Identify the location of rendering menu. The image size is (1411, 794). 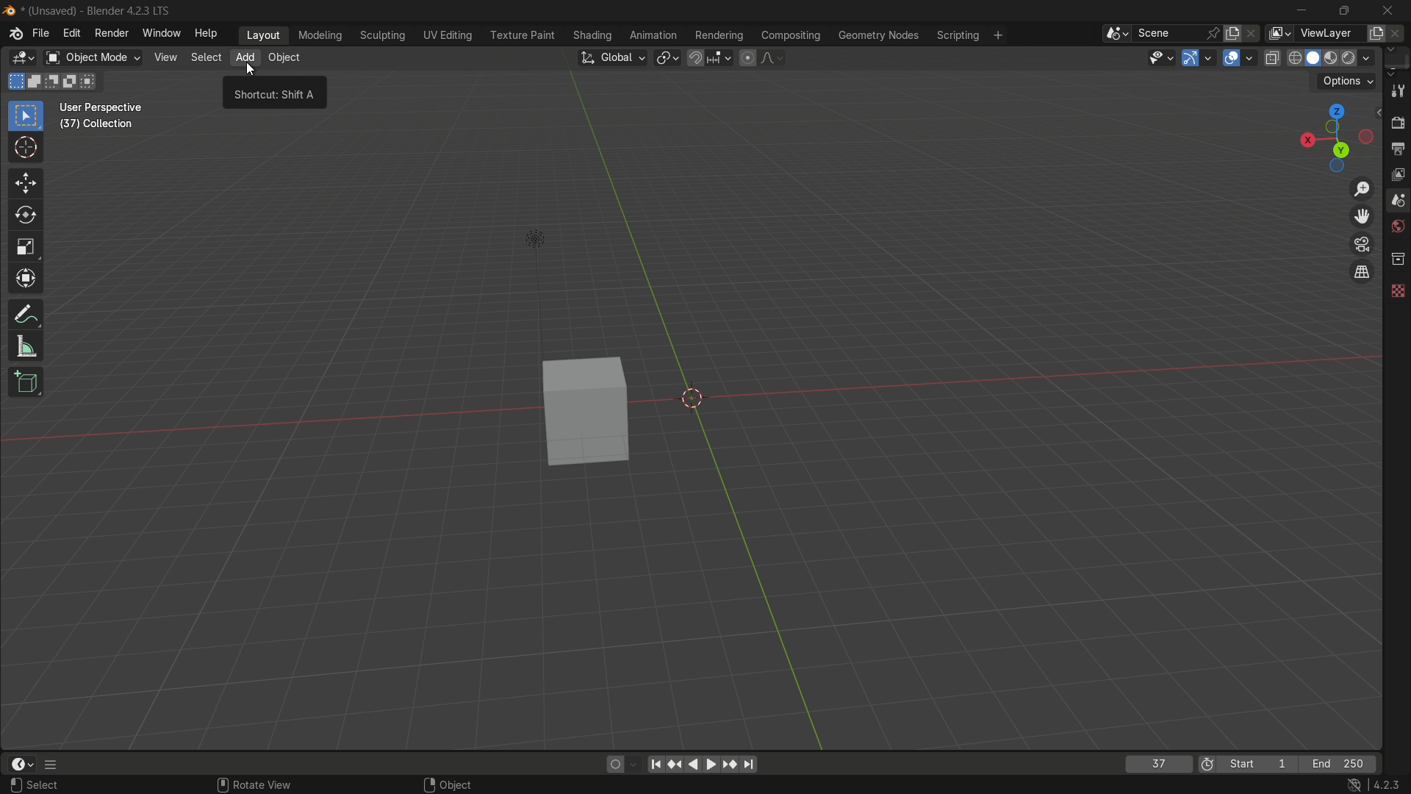
(719, 35).